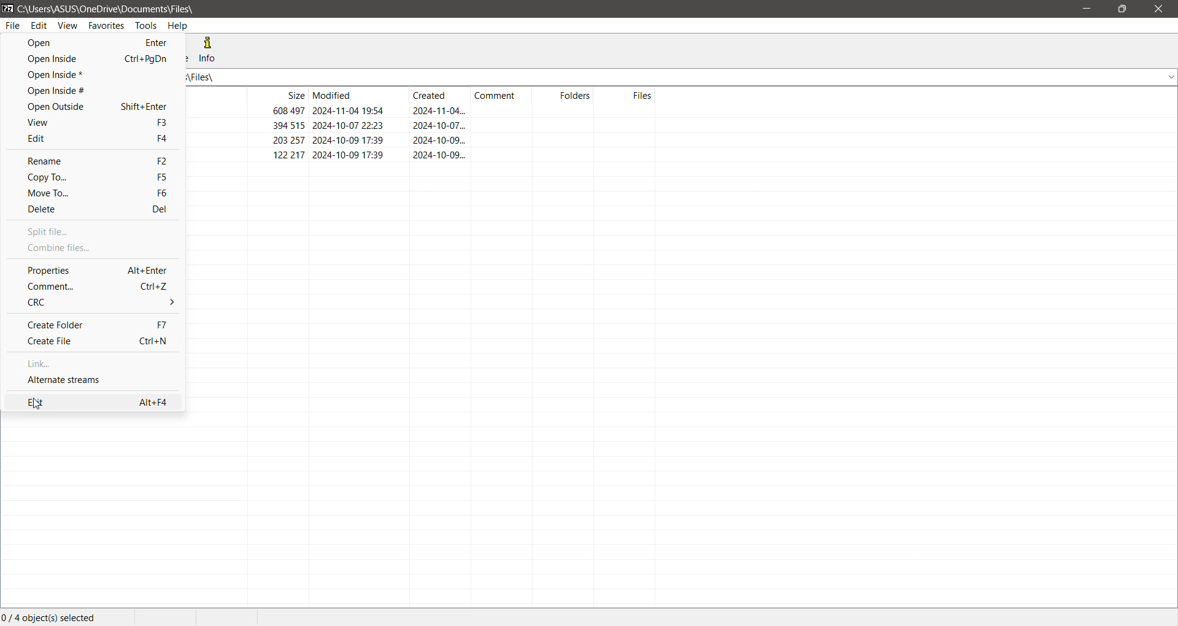 The width and height of the screenshot is (1178, 626). Describe the element at coordinates (42, 303) in the screenshot. I see `CRC` at that location.